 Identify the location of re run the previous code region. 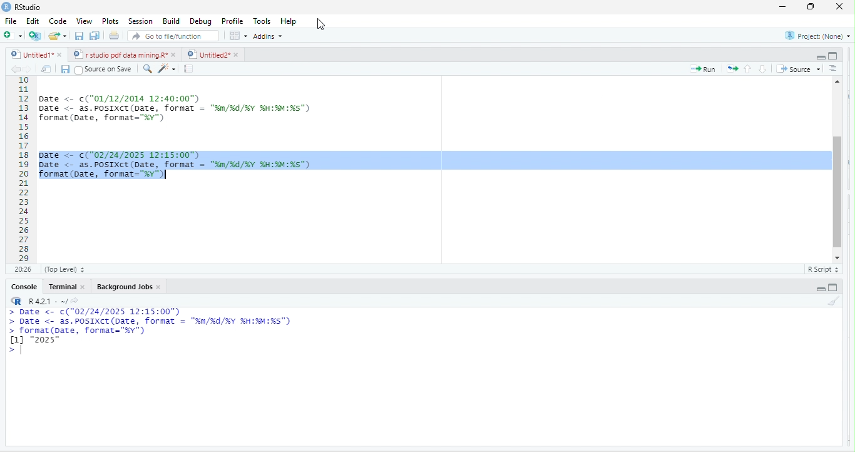
(734, 68).